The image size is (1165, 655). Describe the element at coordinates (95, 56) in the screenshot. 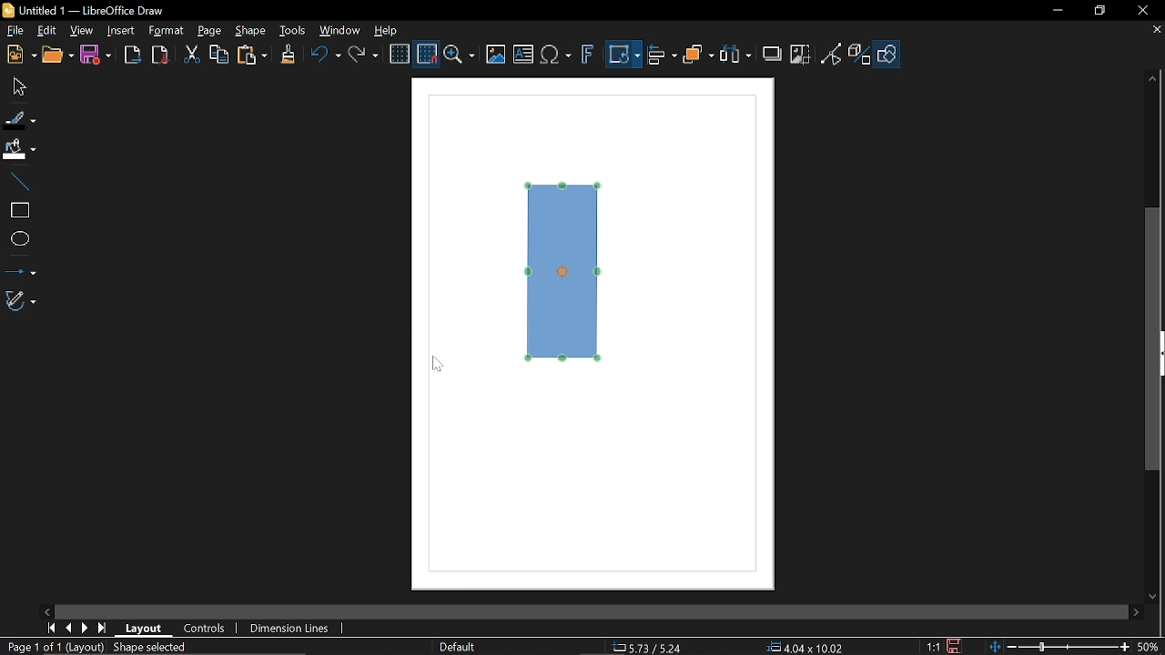

I see `Save` at that location.